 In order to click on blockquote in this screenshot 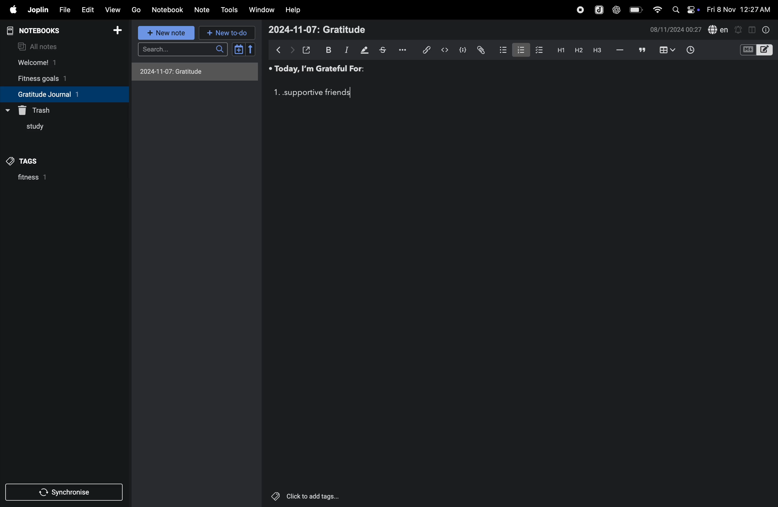, I will do `click(642, 50)`.